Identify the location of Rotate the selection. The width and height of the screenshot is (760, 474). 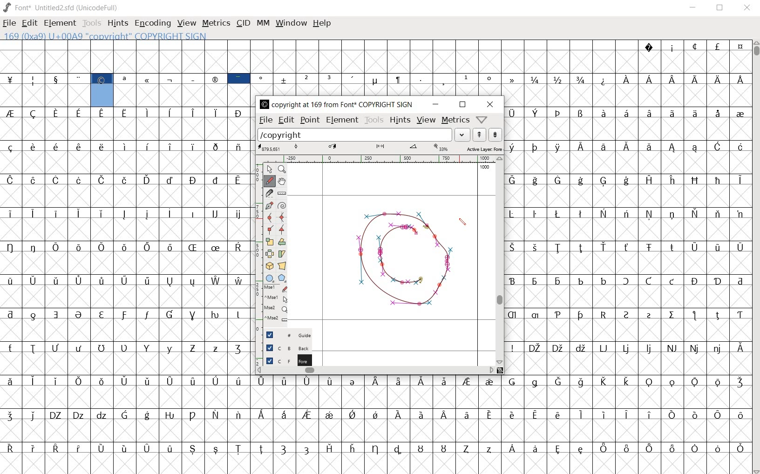
(283, 253).